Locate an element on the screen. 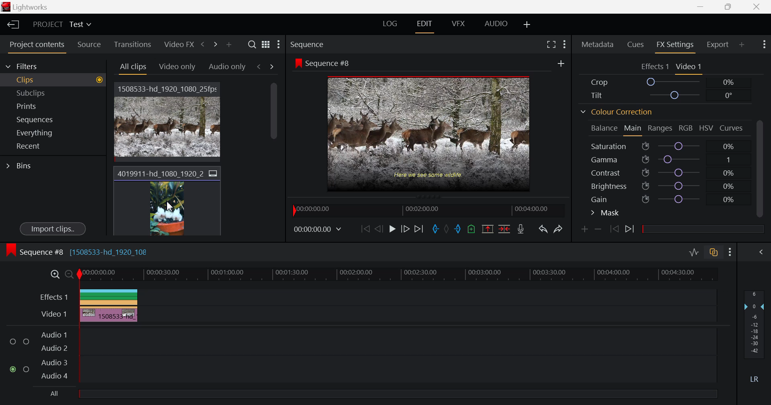  Video FX is located at coordinates (179, 44).